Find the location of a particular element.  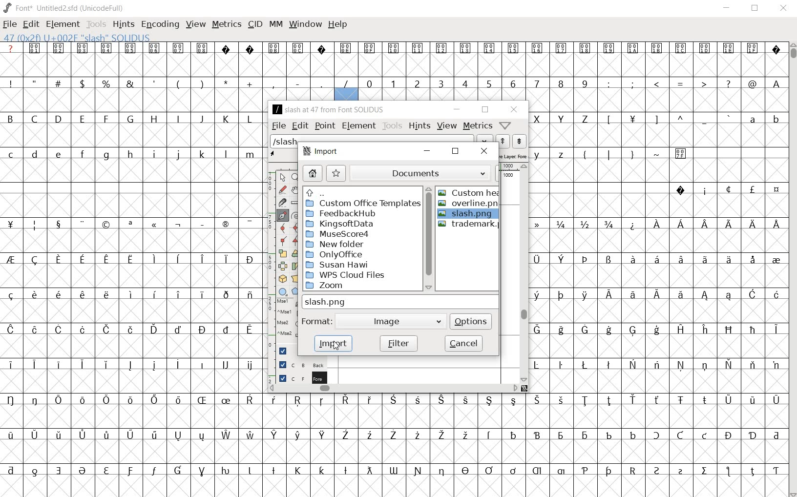

symbols is located at coordinates (681, 83).